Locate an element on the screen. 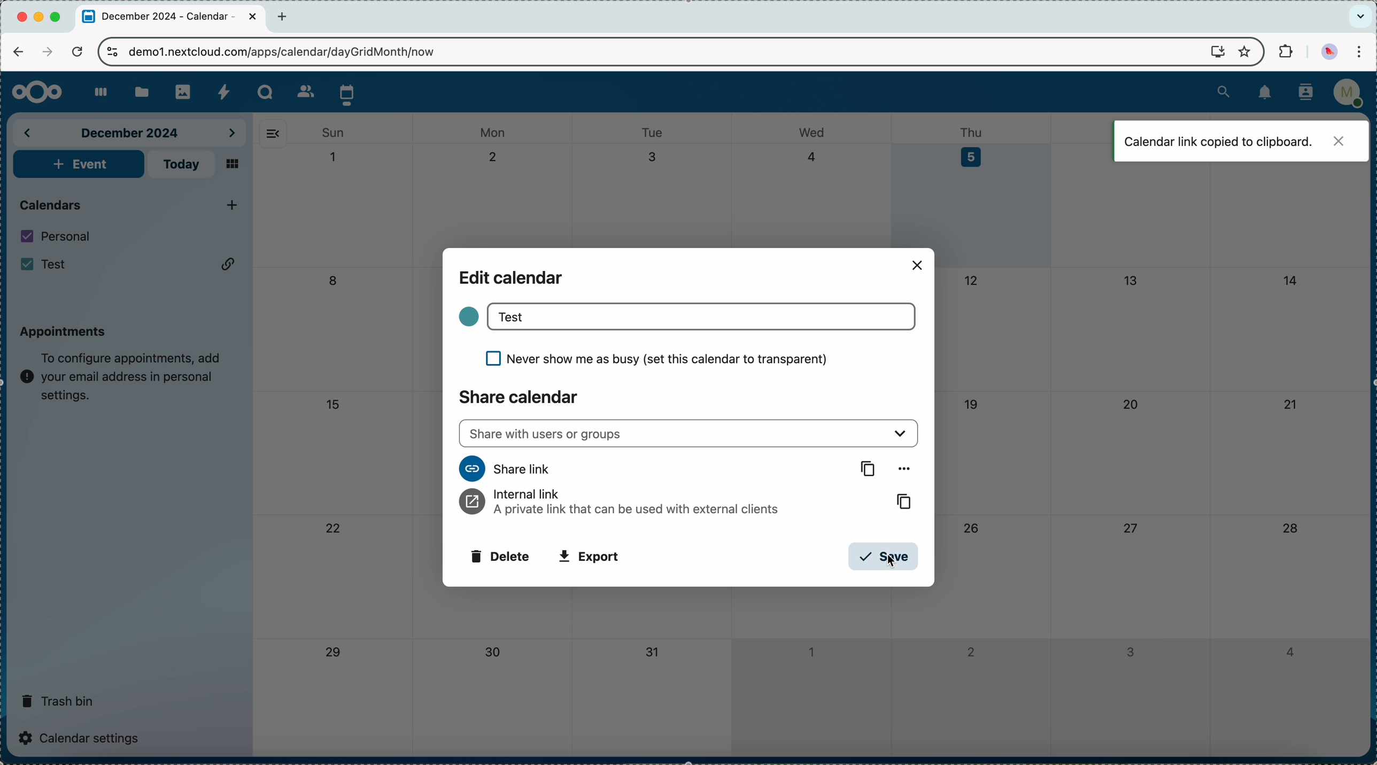 The image size is (1377, 765). 31 is located at coordinates (653, 653).